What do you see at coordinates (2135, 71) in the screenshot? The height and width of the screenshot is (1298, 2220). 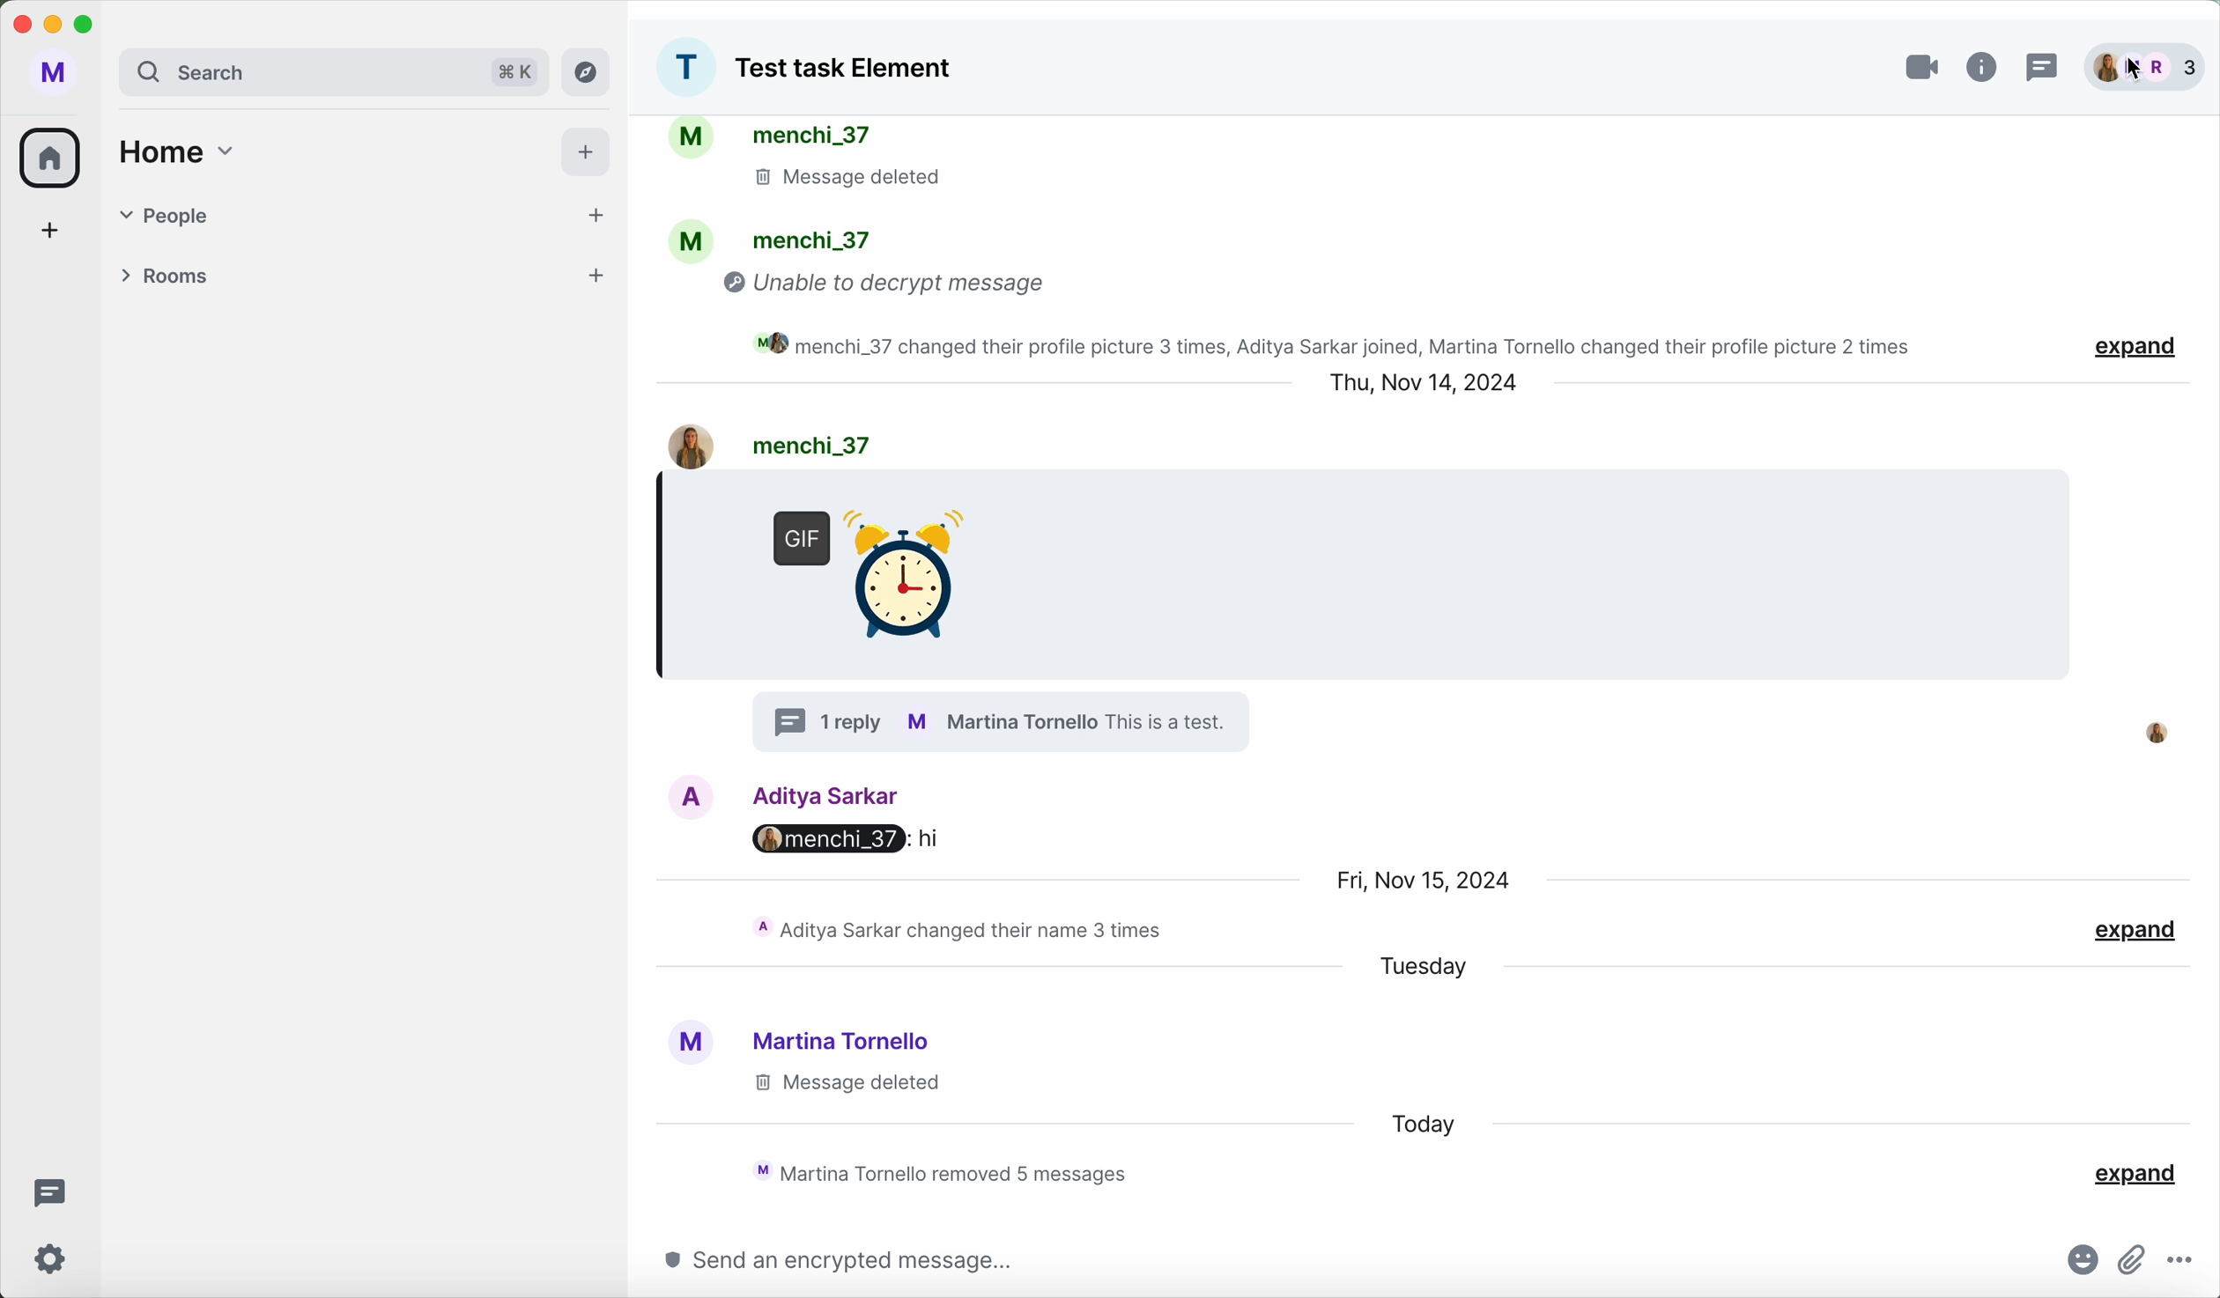 I see `cursor` at bounding box center [2135, 71].